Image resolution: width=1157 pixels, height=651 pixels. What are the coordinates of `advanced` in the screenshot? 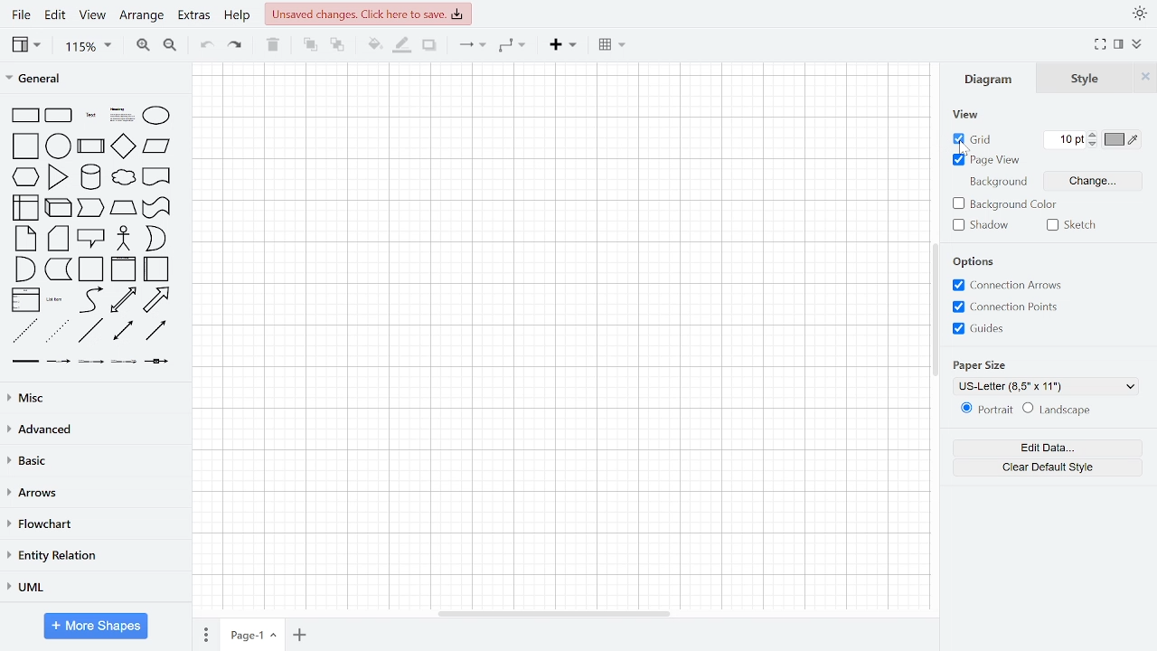 It's located at (92, 429).